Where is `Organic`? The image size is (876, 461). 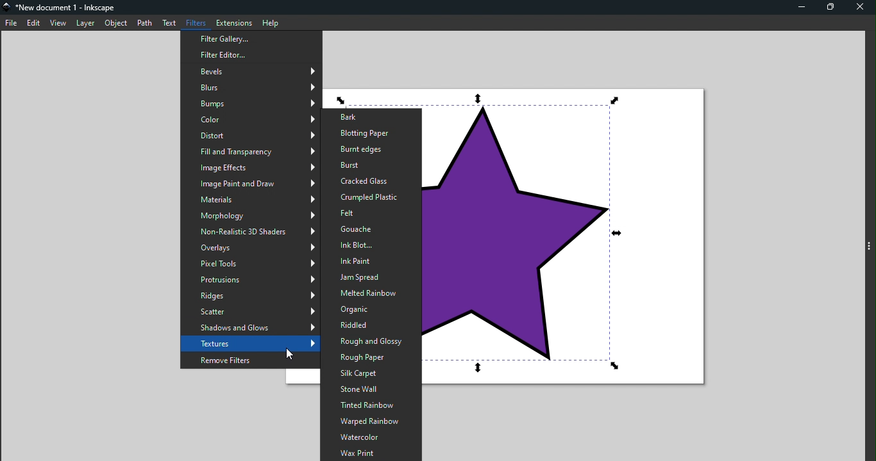
Organic is located at coordinates (369, 309).